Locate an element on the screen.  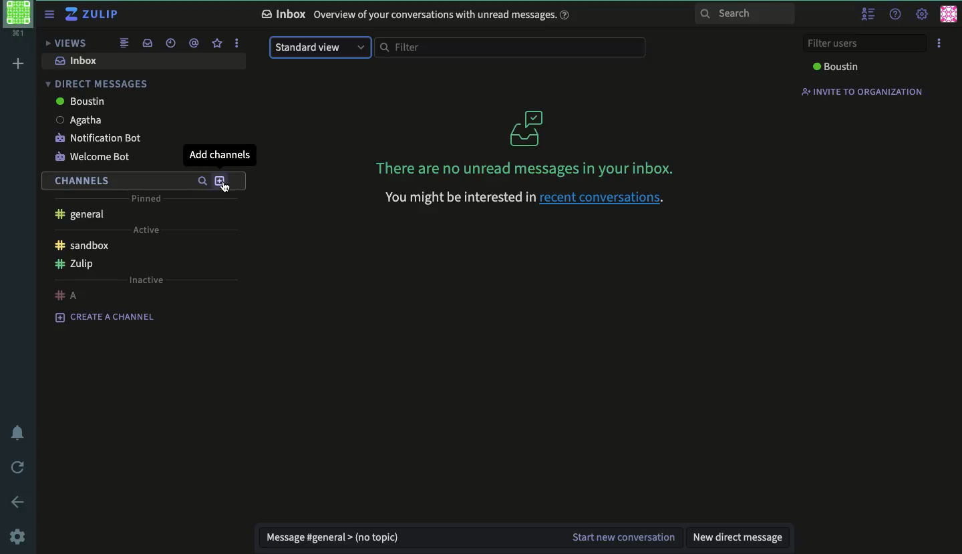
help is located at coordinates (895, 15).